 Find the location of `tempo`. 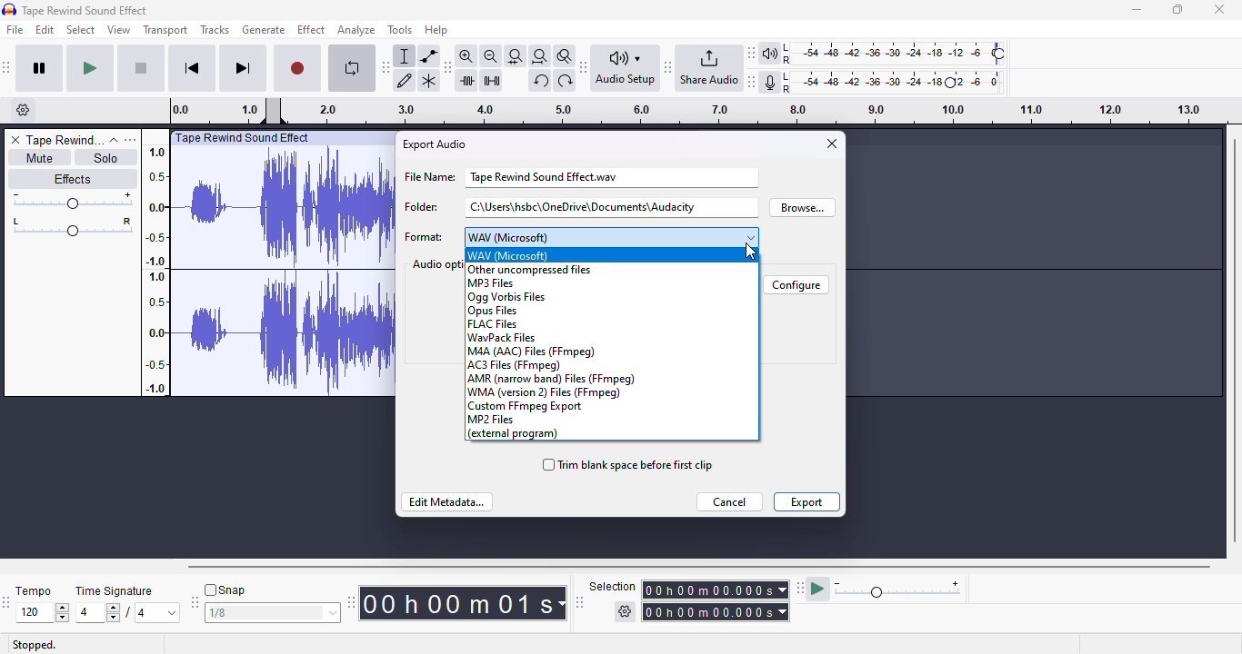

tempo is located at coordinates (45, 605).